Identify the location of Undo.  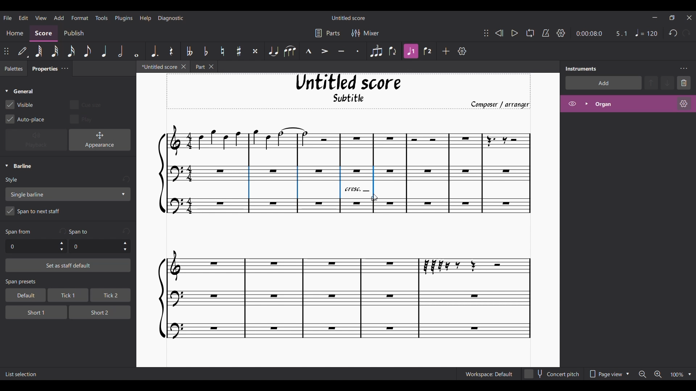
(673, 33).